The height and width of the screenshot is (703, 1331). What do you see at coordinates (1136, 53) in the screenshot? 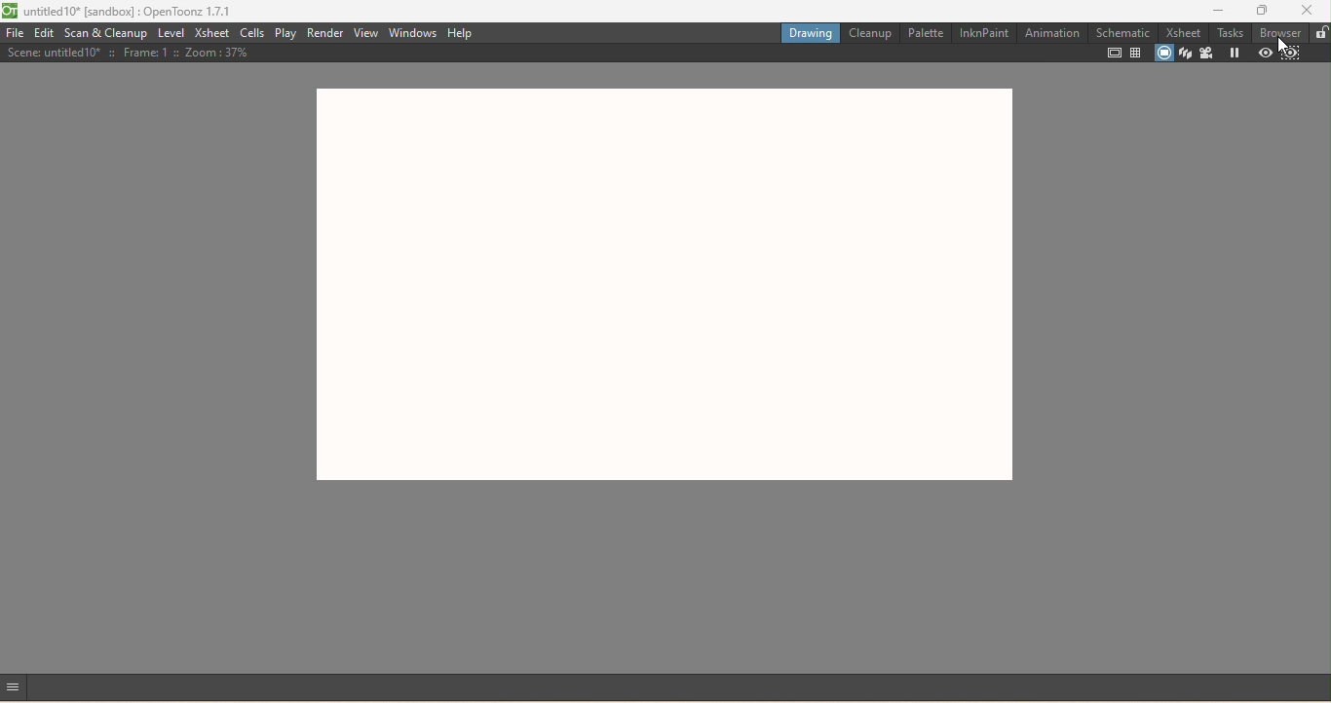
I see `field guide` at bounding box center [1136, 53].